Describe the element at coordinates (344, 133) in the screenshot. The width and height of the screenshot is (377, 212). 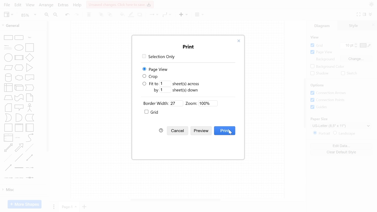
I see `Landscape` at that location.